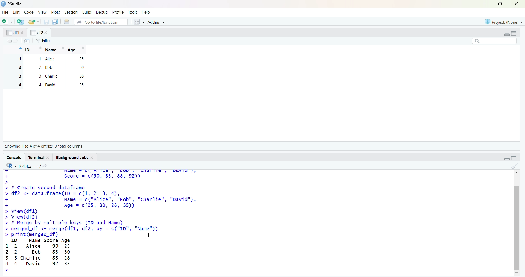  What do you see at coordinates (87, 13) in the screenshot?
I see `build` at bounding box center [87, 13].